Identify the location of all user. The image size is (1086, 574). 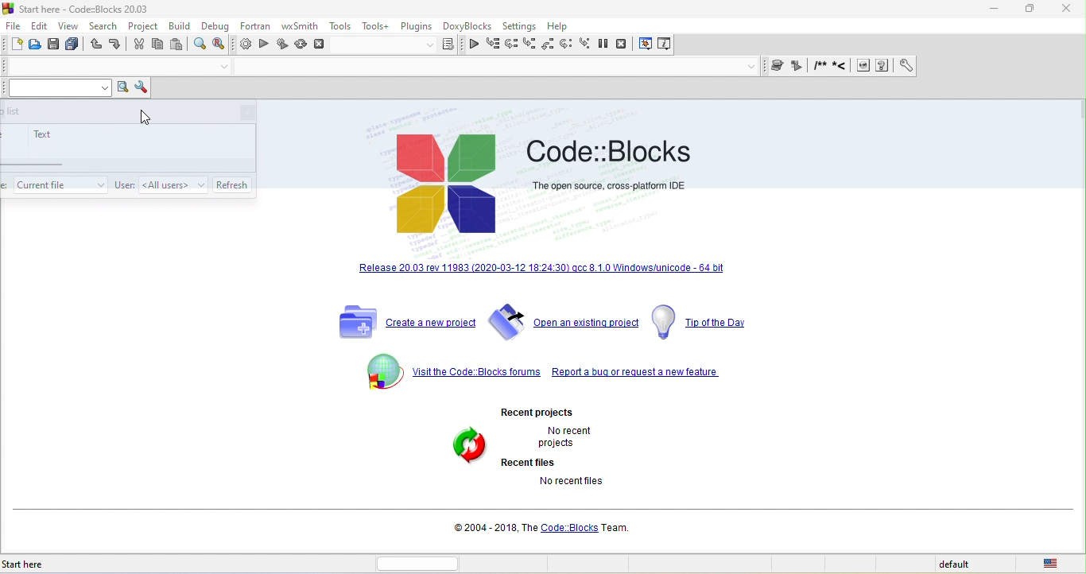
(173, 184).